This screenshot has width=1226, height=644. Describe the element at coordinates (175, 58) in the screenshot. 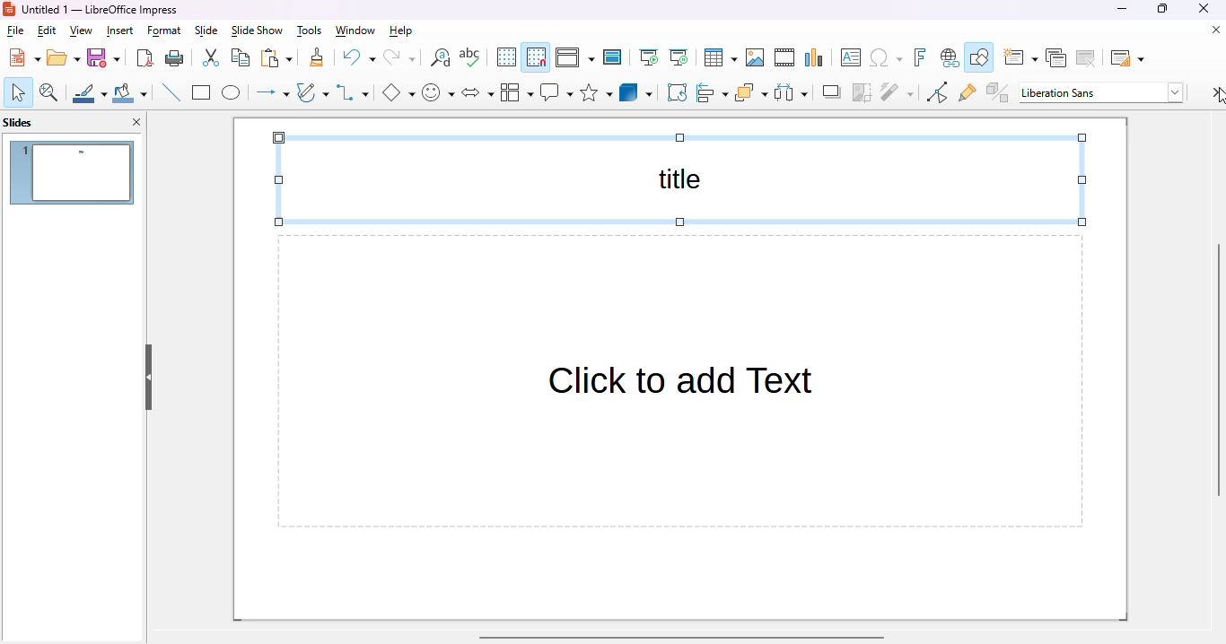

I see `print` at that location.